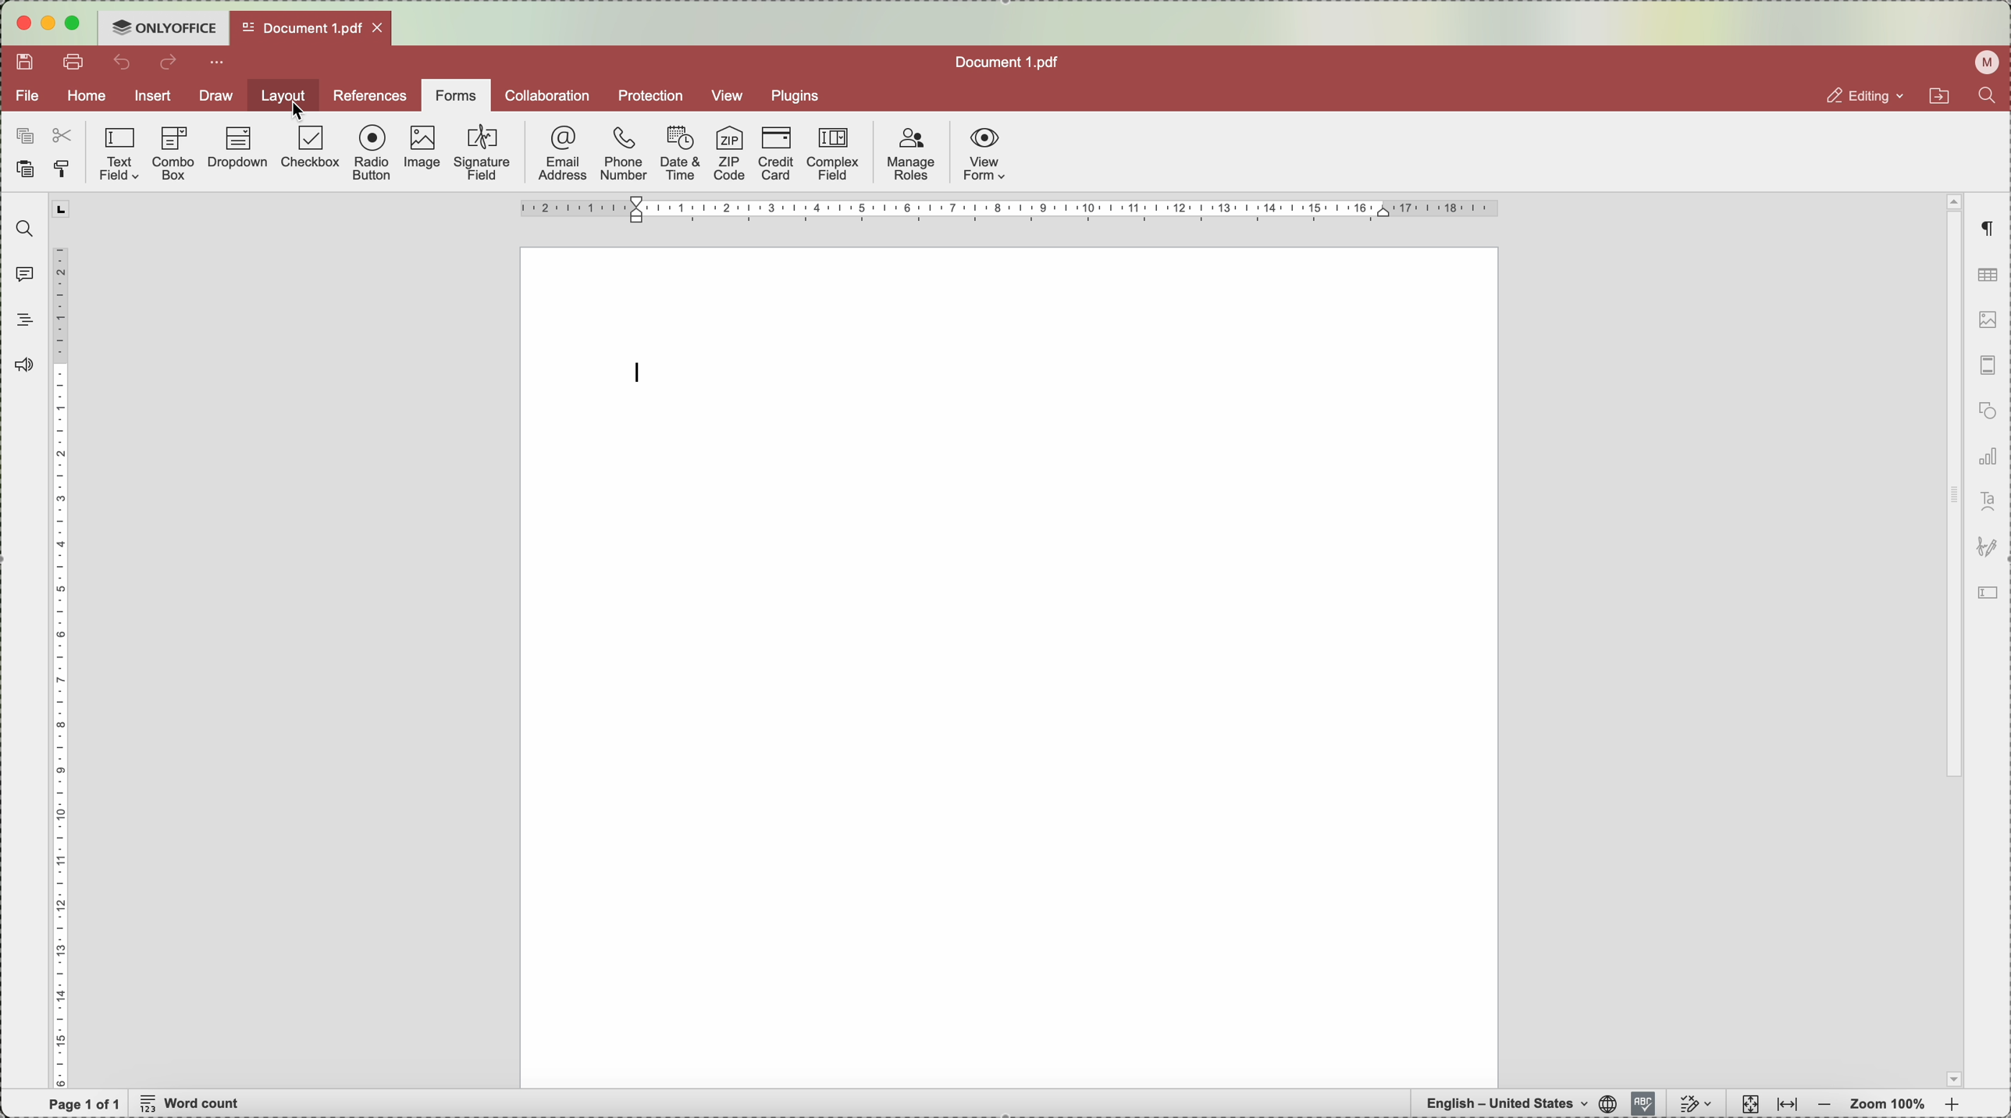  What do you see at coordinates (728, 154) in the screenshot?
I see `ZIP code` at bounding box center [728, 154].